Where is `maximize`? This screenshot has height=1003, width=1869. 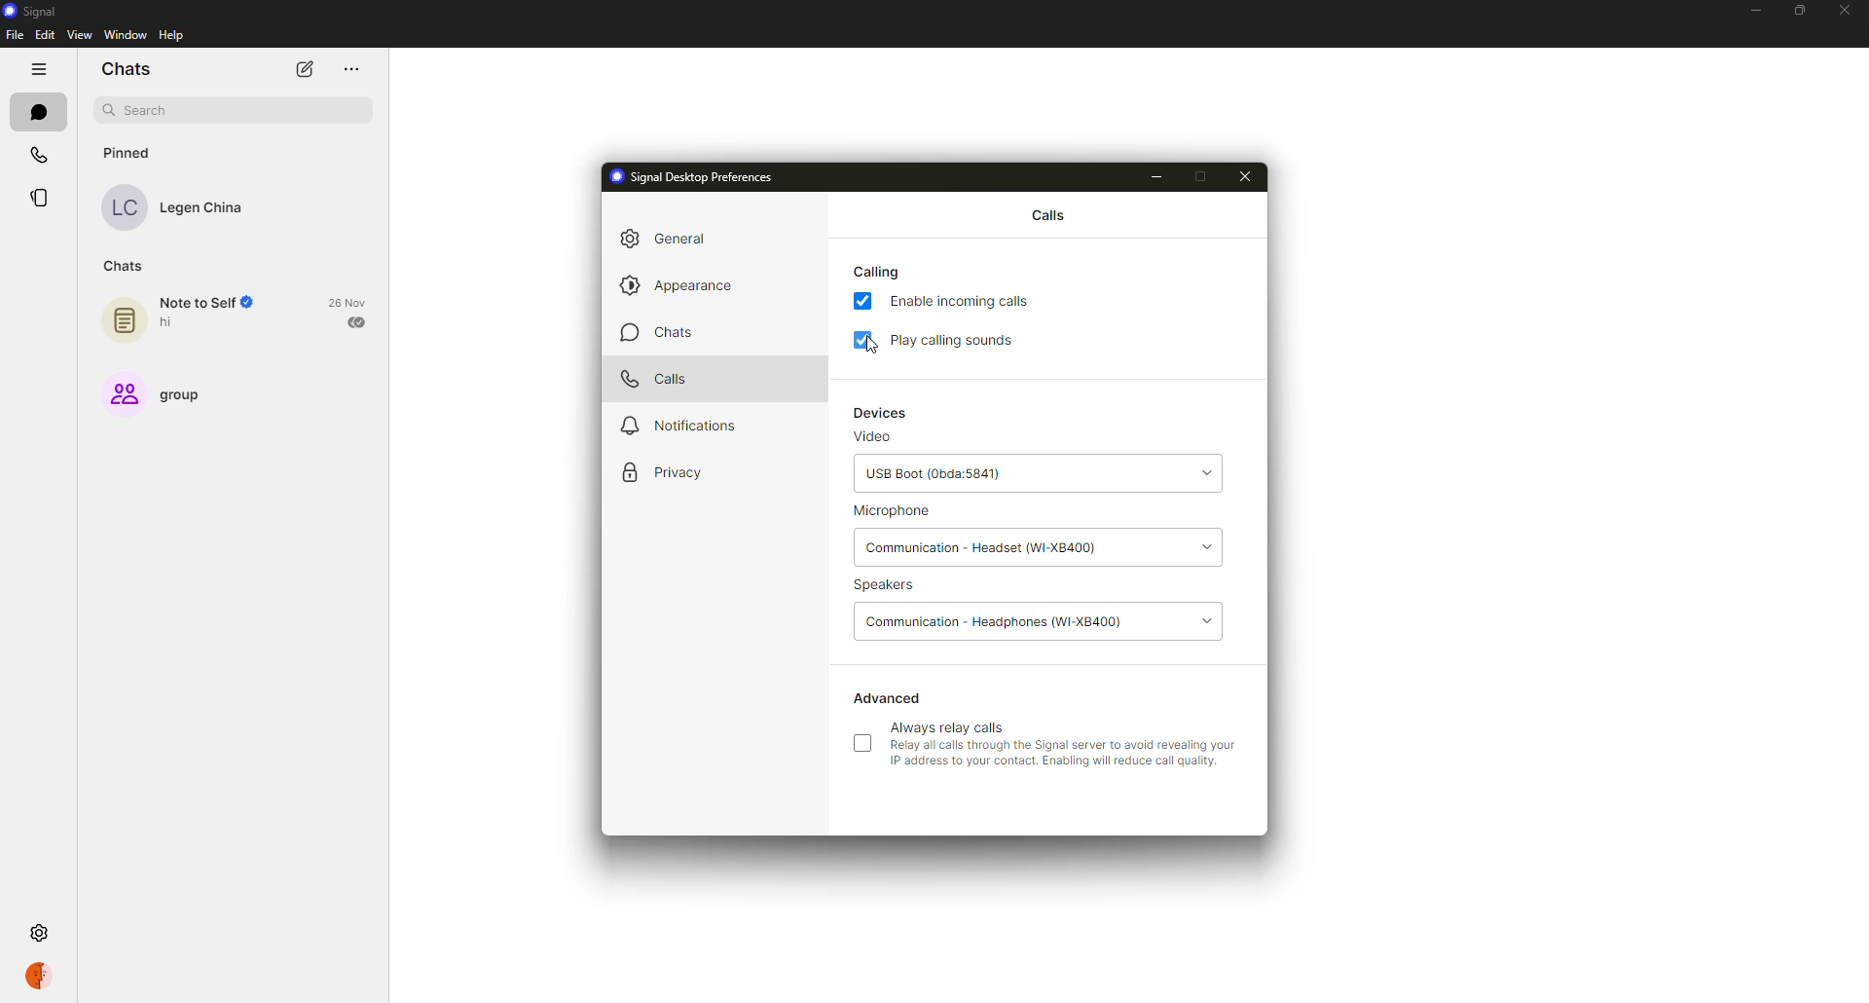 maximize is located at coordinates (1200, 176).